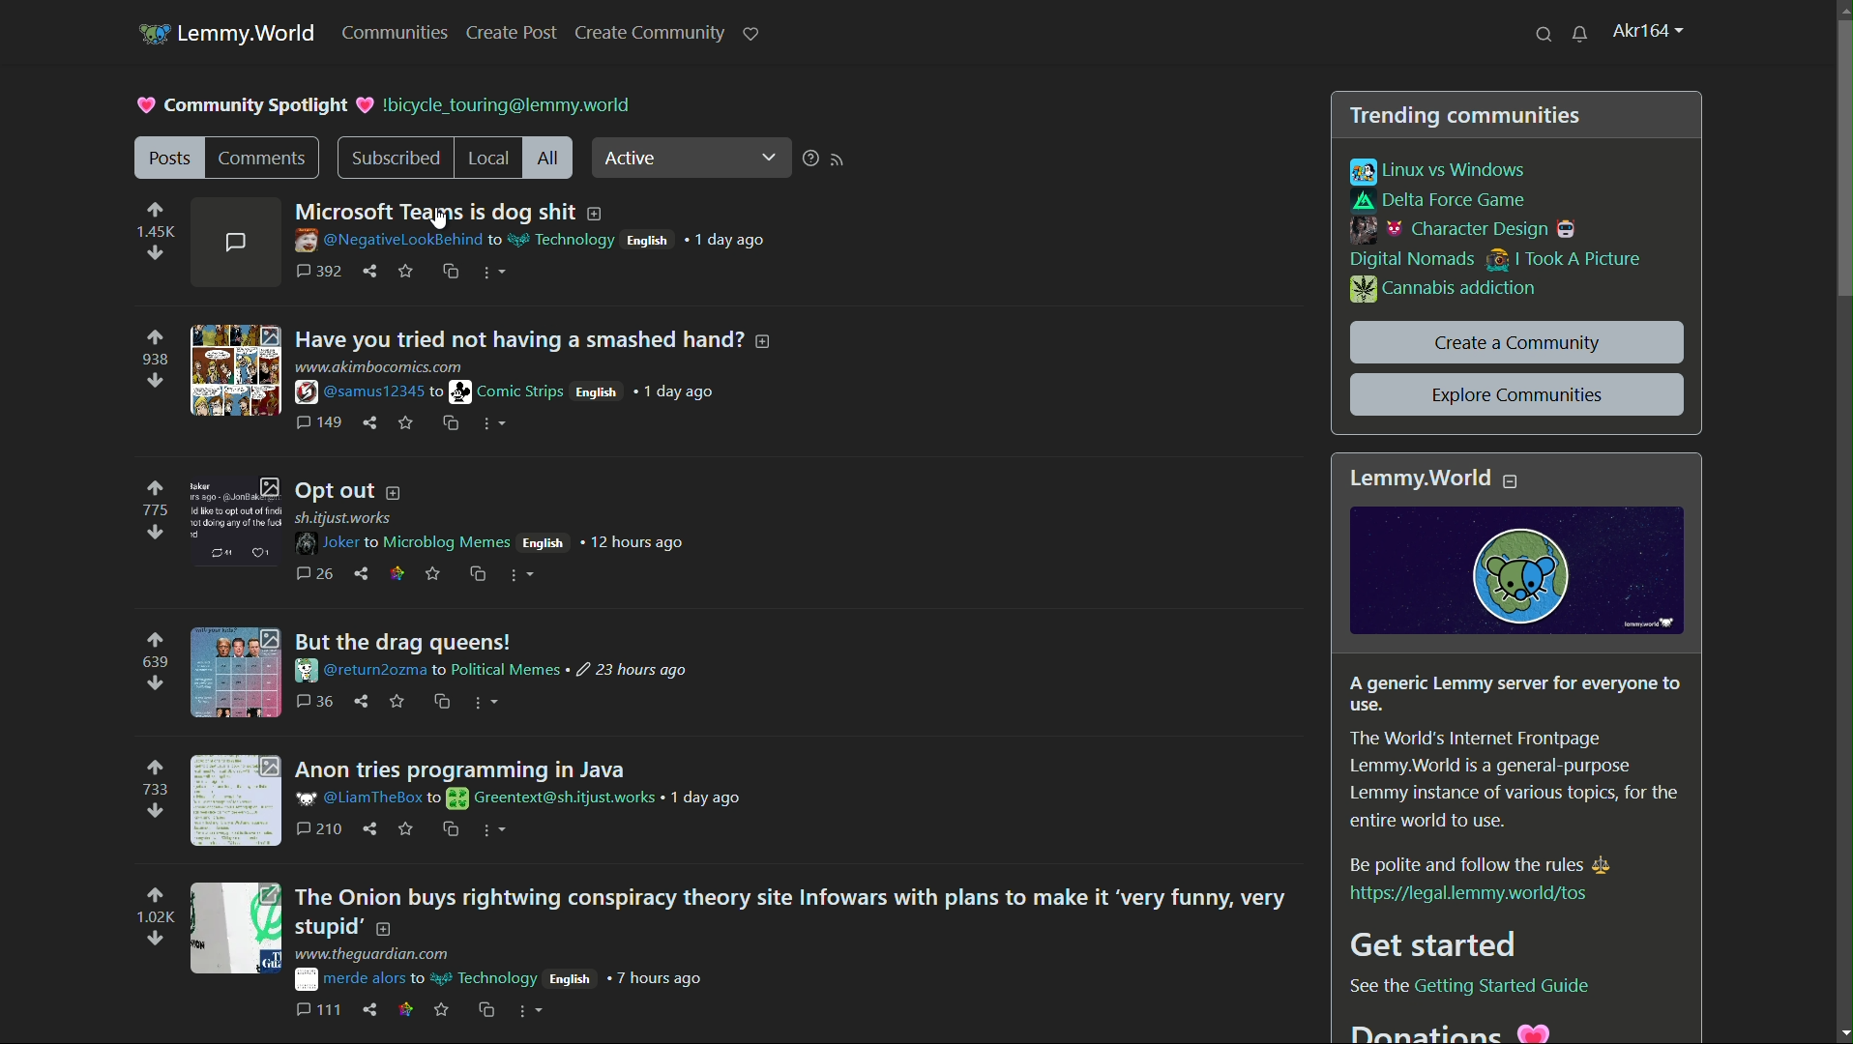  What do you see at coordinates (250, 34) in the screenshot?
I see `lemmy.world` at bounding box center [250, 34].